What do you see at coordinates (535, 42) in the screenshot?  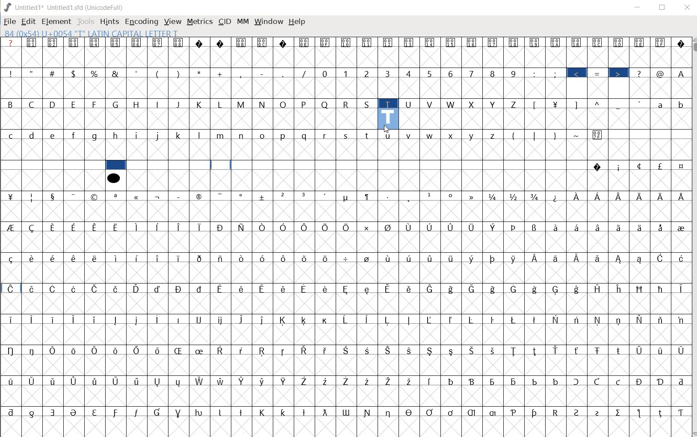 I see `Symbol` at bounding box center [535, 42].